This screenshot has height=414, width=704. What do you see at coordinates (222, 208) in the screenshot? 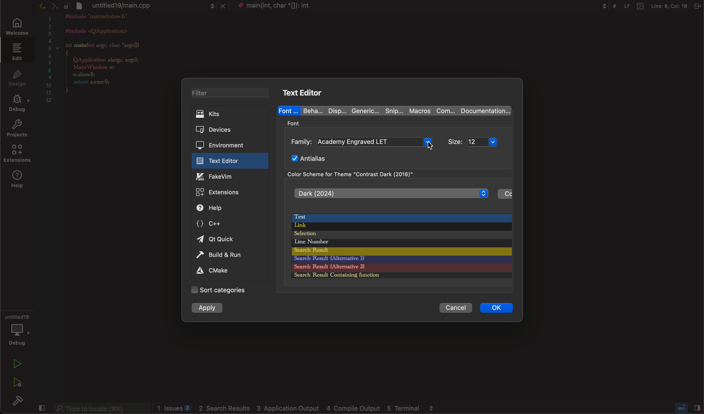
I see `help` at bounding box center [222, 208].